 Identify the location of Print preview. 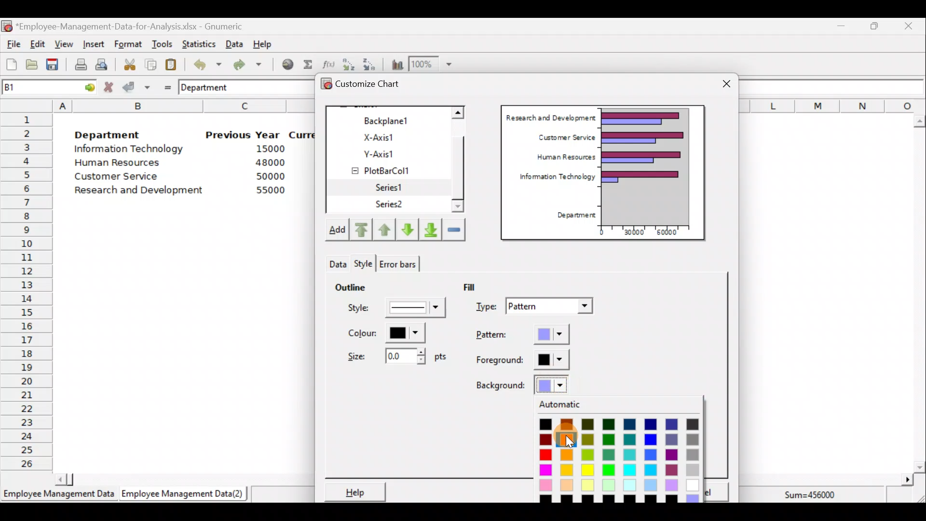
(101, 63).